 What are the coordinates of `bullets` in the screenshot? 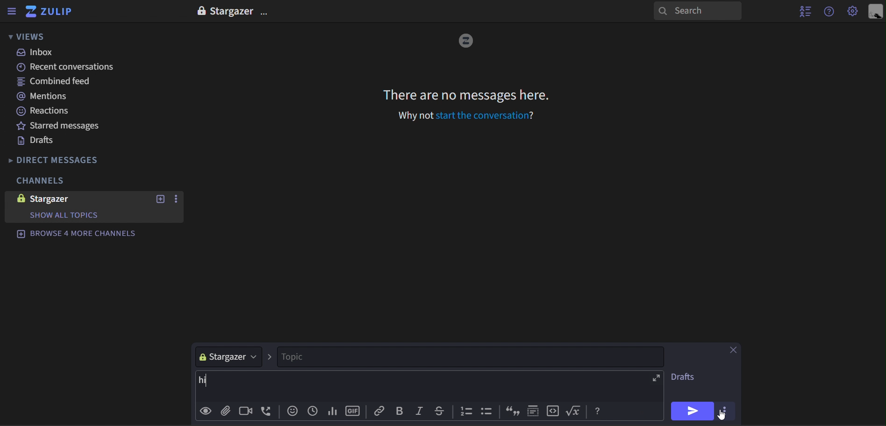 It's located at (488, 412).